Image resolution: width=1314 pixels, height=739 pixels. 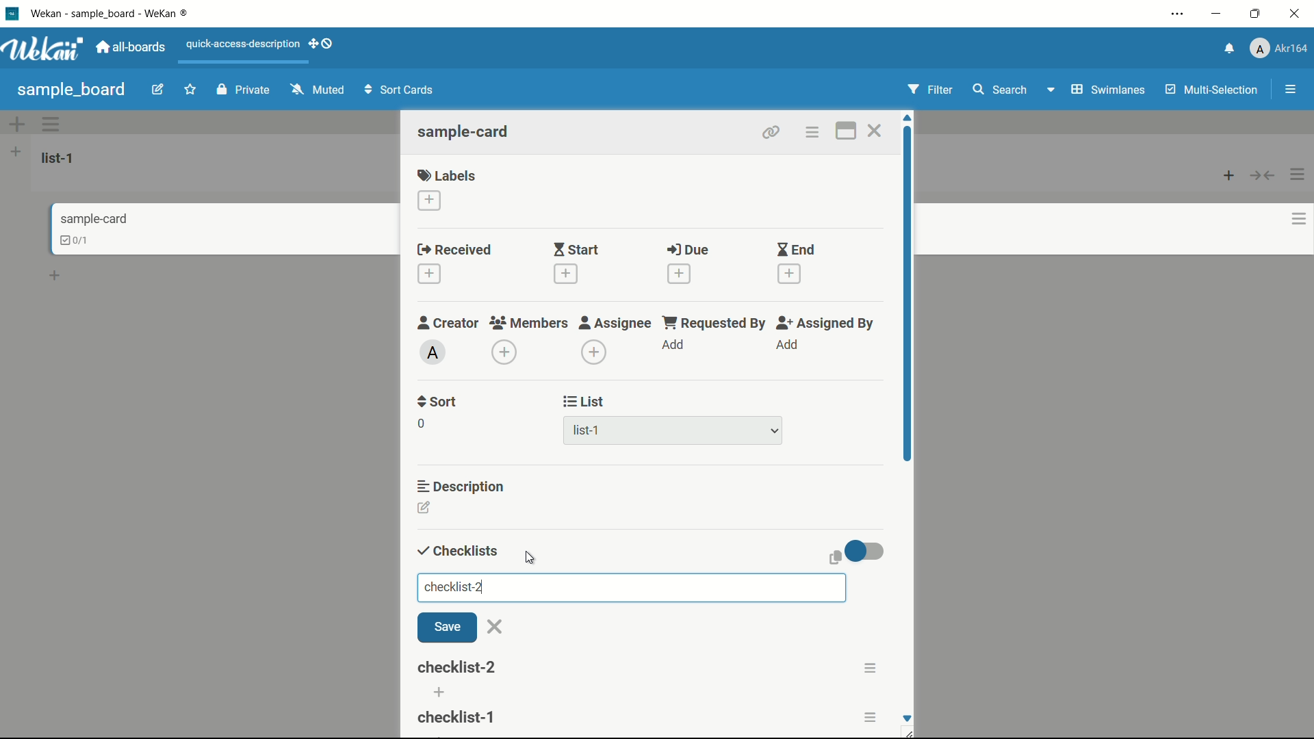 What do you see at coordinates (1179, 15) in the screenshot?
I see `settings and more` at bounding box center [1179, 15].